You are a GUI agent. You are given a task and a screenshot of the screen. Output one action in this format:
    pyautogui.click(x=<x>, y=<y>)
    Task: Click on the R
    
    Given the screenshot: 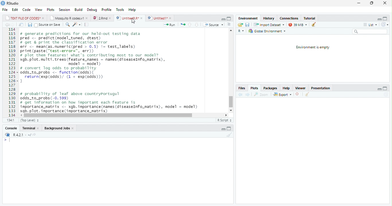 What is the action you would take?
    pyautogui.click(x=241, y=30)
    